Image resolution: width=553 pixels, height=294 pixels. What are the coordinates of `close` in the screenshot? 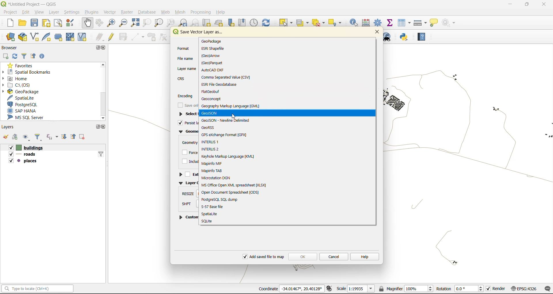 It's located at (376, 32).